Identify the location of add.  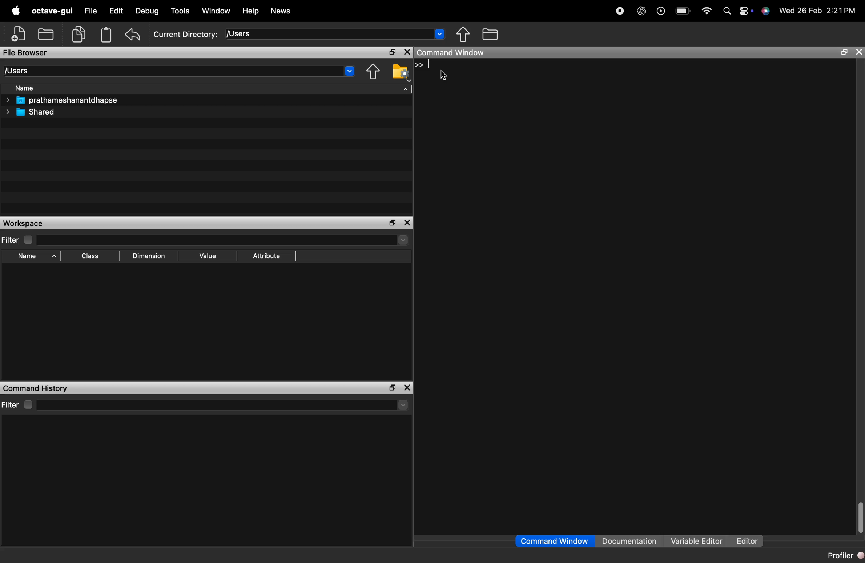
(20, 34).